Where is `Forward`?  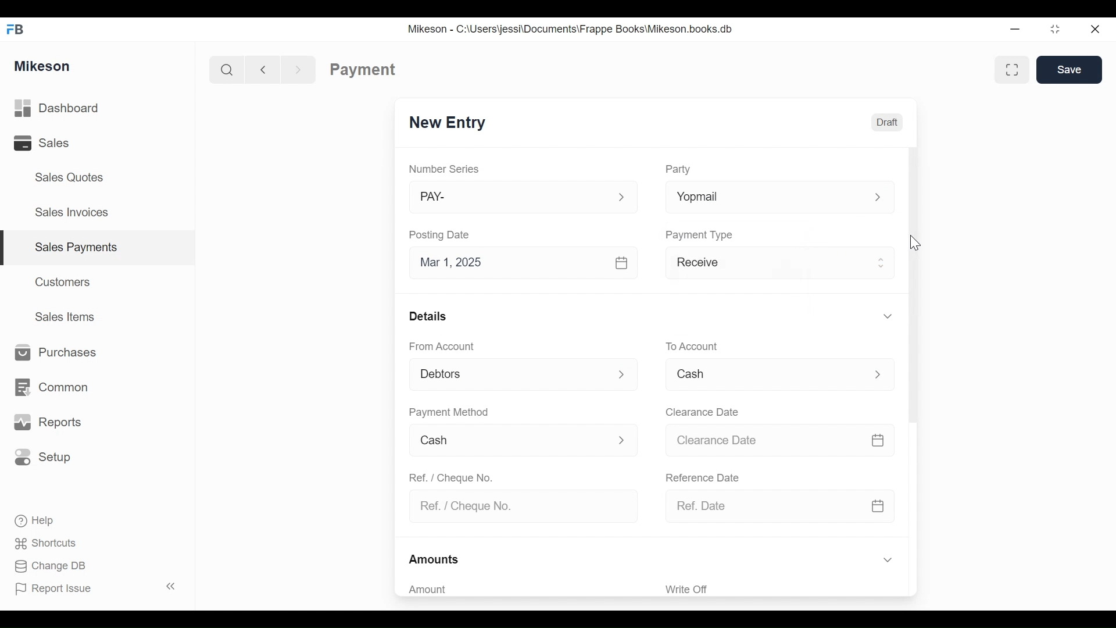
Forward is located at coordinates (302, 69).